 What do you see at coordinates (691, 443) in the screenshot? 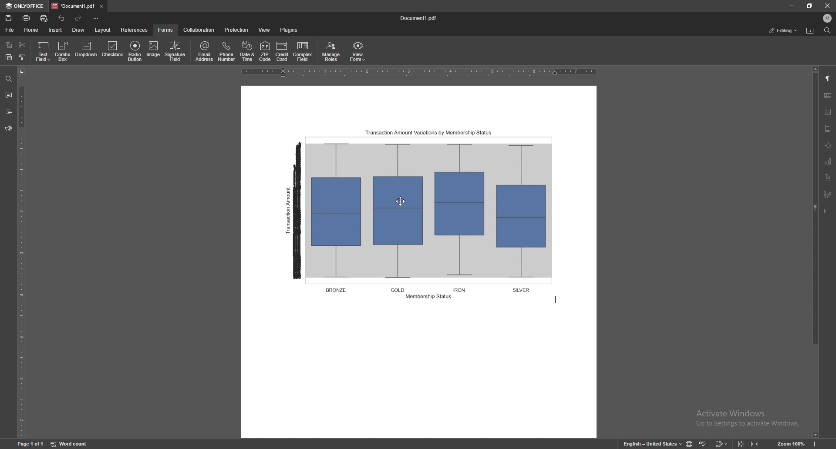
I see `change doc language` at bounding box center [691, 443].